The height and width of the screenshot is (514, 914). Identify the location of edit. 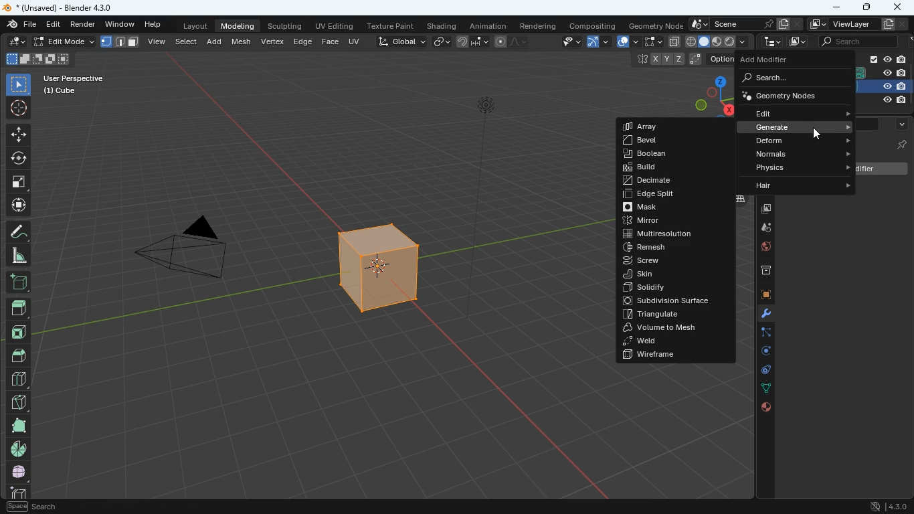
(53, 24).